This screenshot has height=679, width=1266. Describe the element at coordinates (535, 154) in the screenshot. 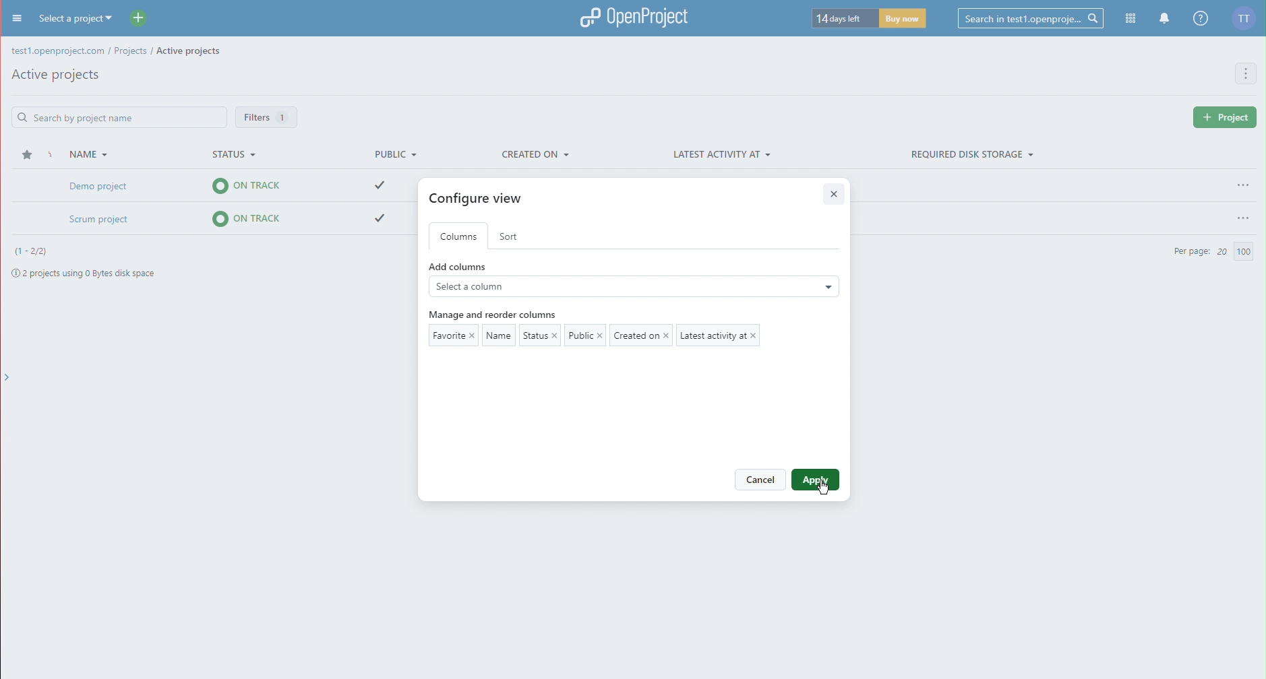

I see `Created On` at that location.